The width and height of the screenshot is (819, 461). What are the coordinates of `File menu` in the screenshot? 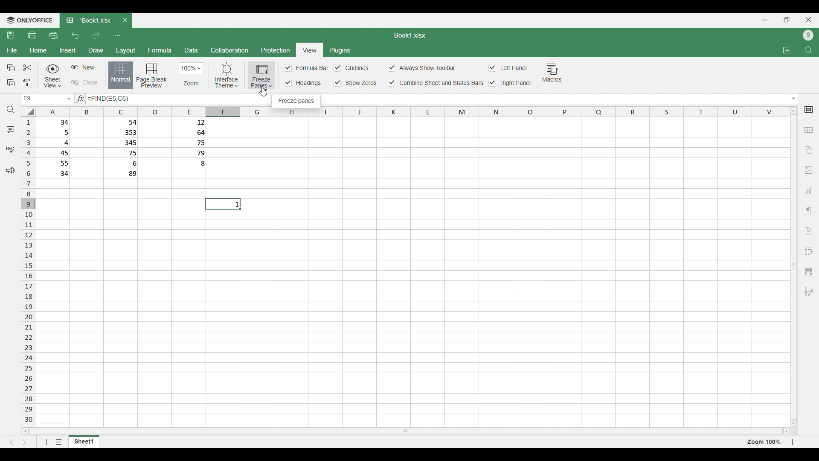 It's located at (12, 50).